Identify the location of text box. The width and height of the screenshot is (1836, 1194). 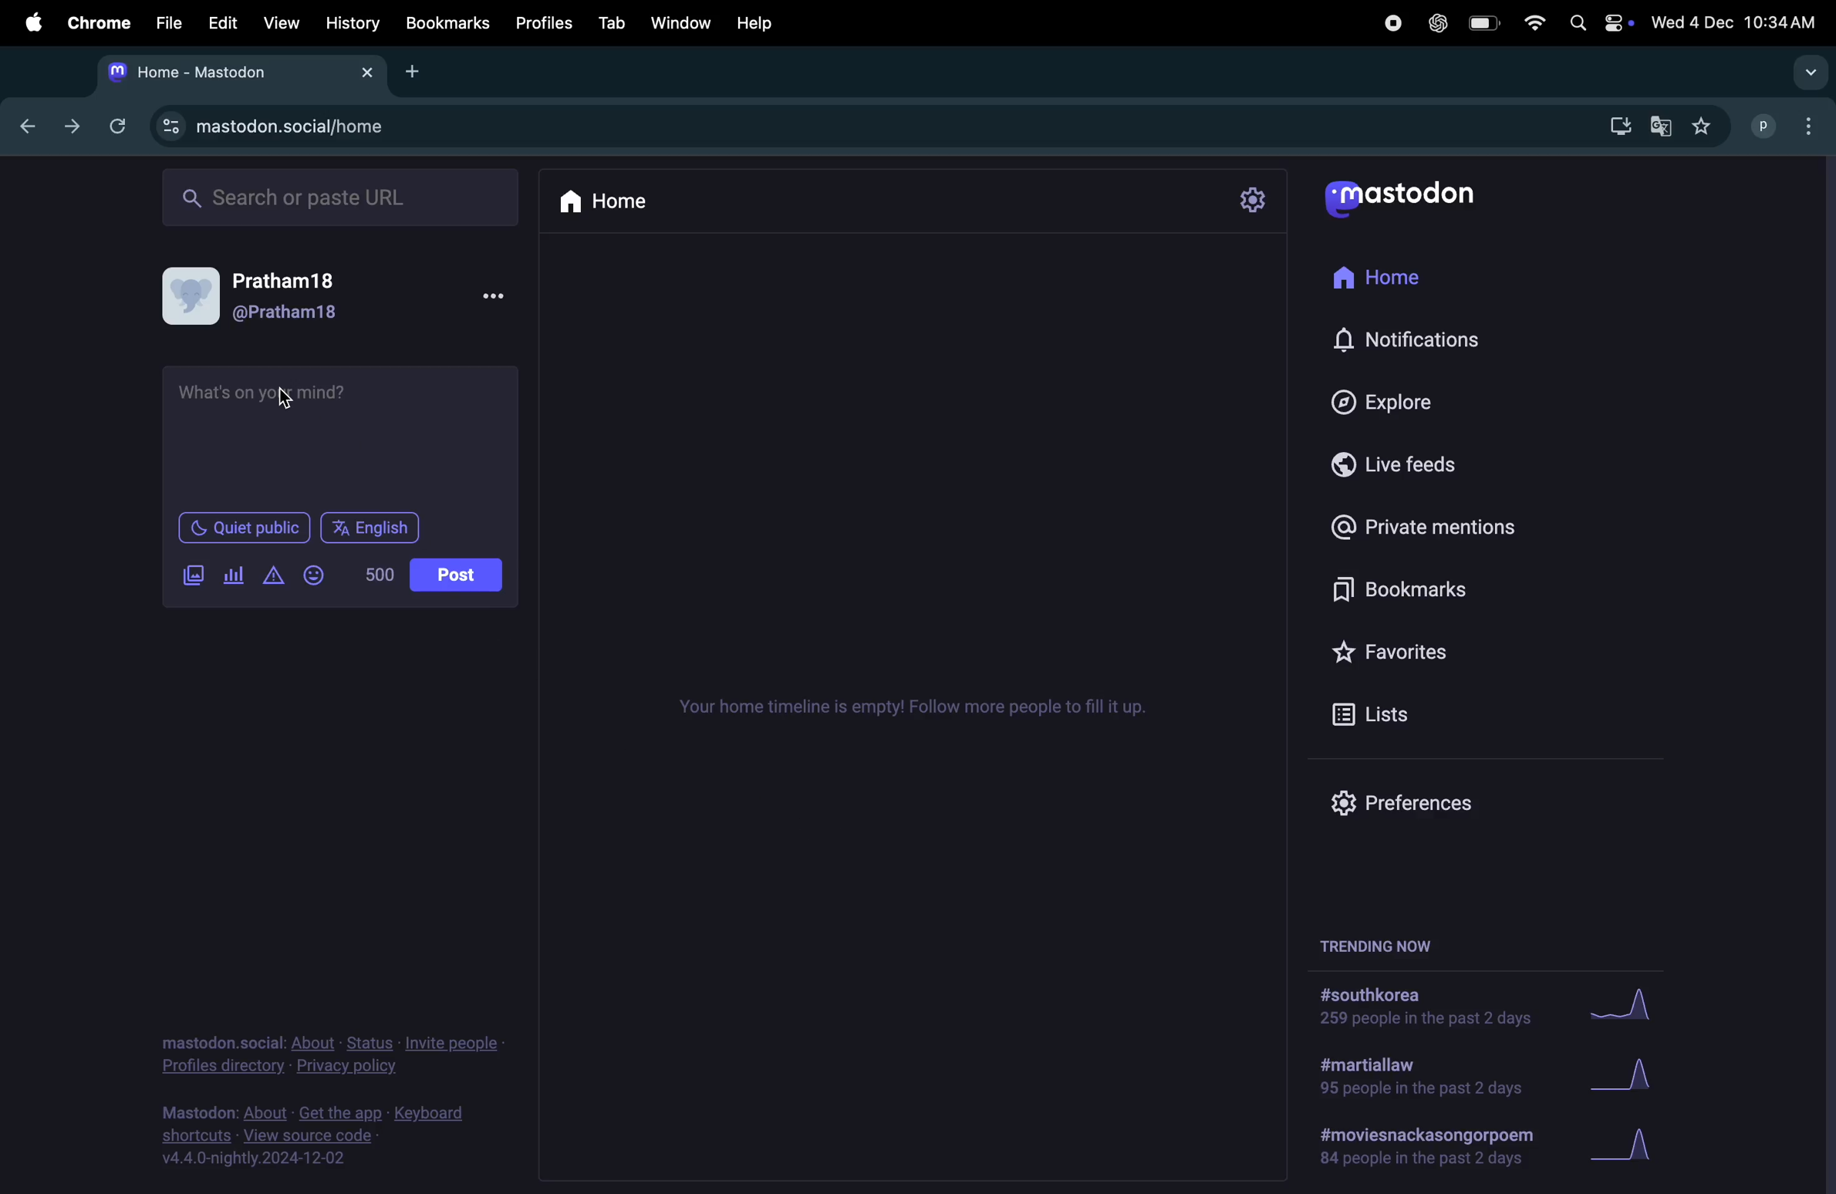
(341, 434).